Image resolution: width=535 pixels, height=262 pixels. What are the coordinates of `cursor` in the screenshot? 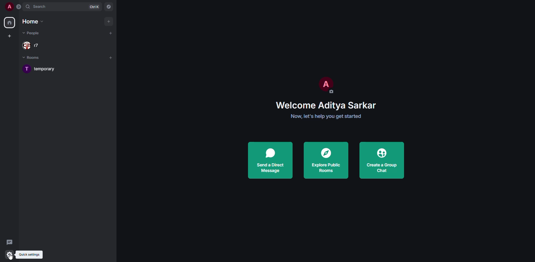 It's located at (13, 257).